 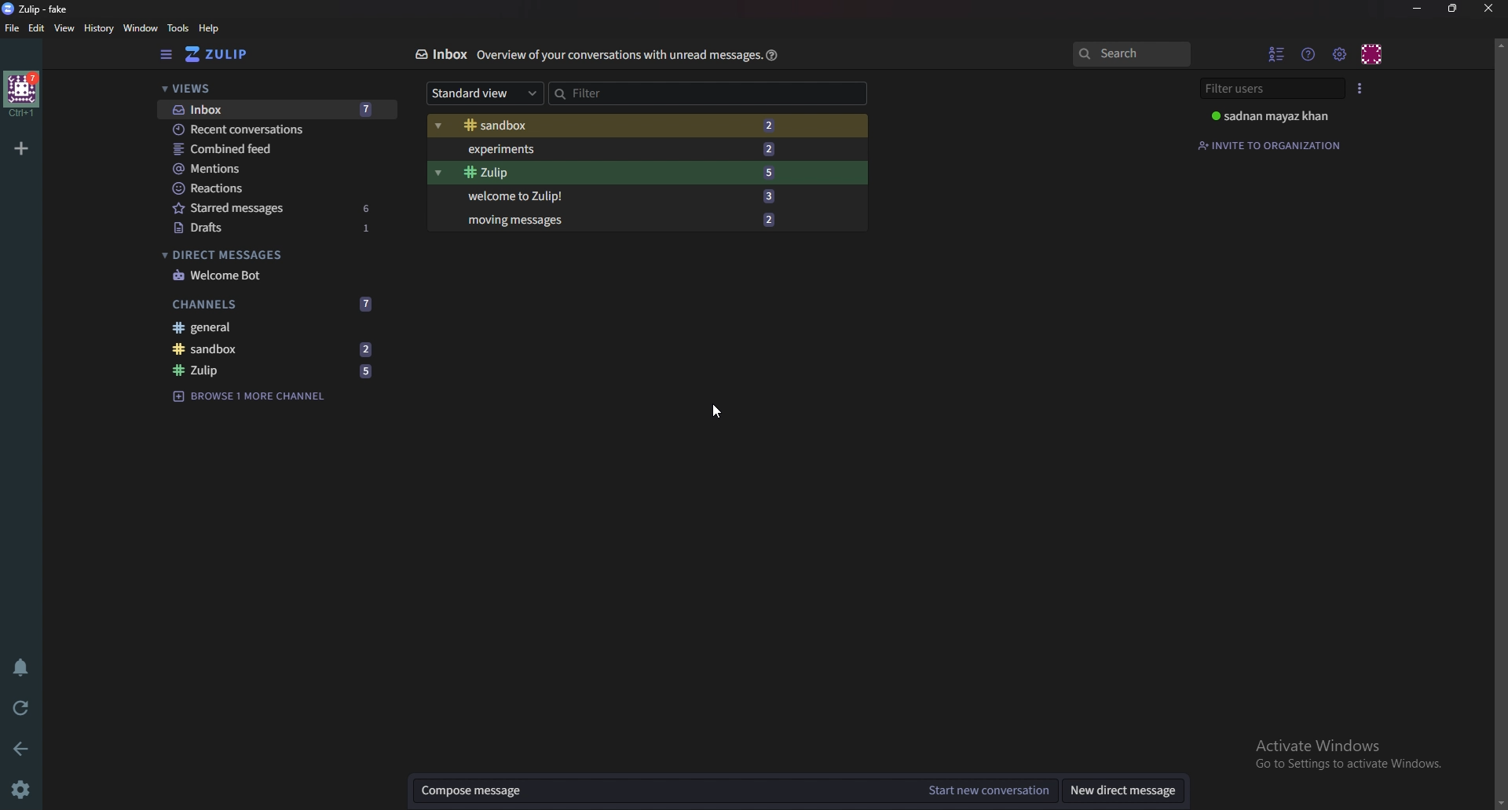 I want to click on View, so click(x=64, y=29).